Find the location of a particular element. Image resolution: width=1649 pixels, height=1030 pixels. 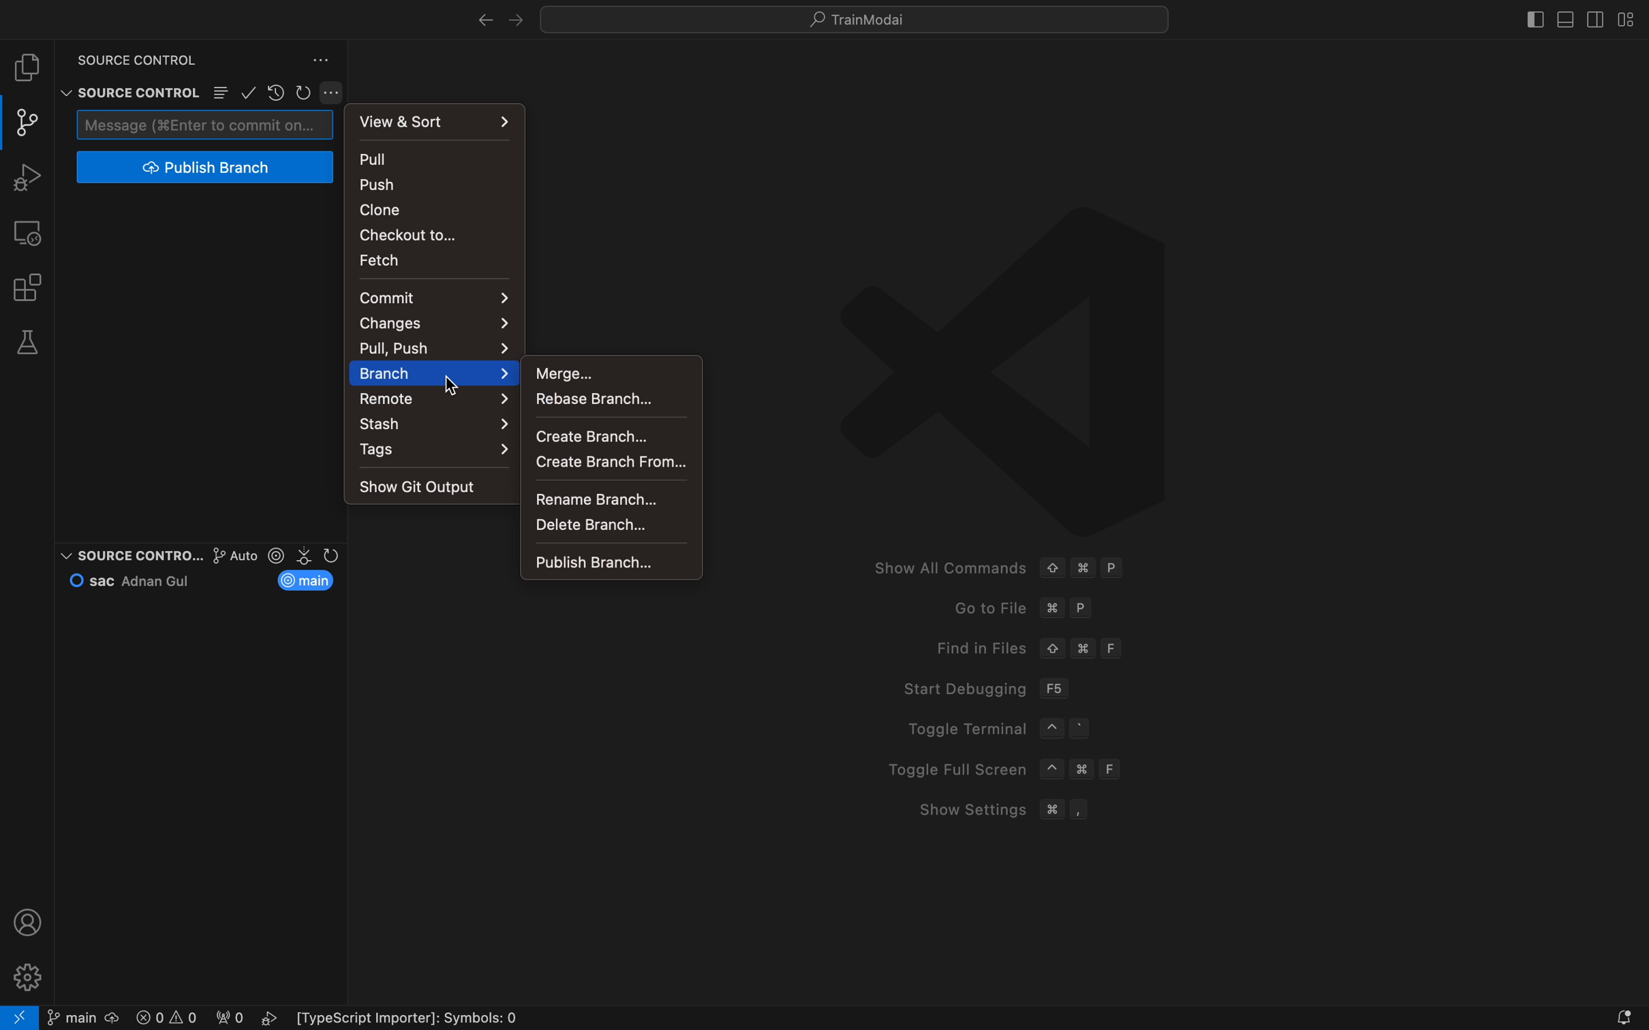

layouts is located at coordinates (1622, 19).